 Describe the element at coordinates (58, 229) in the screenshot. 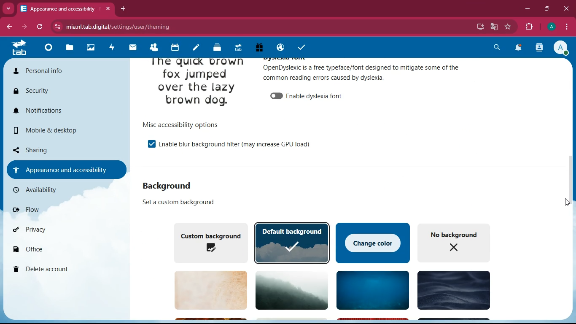

I see `privacy` at that location.